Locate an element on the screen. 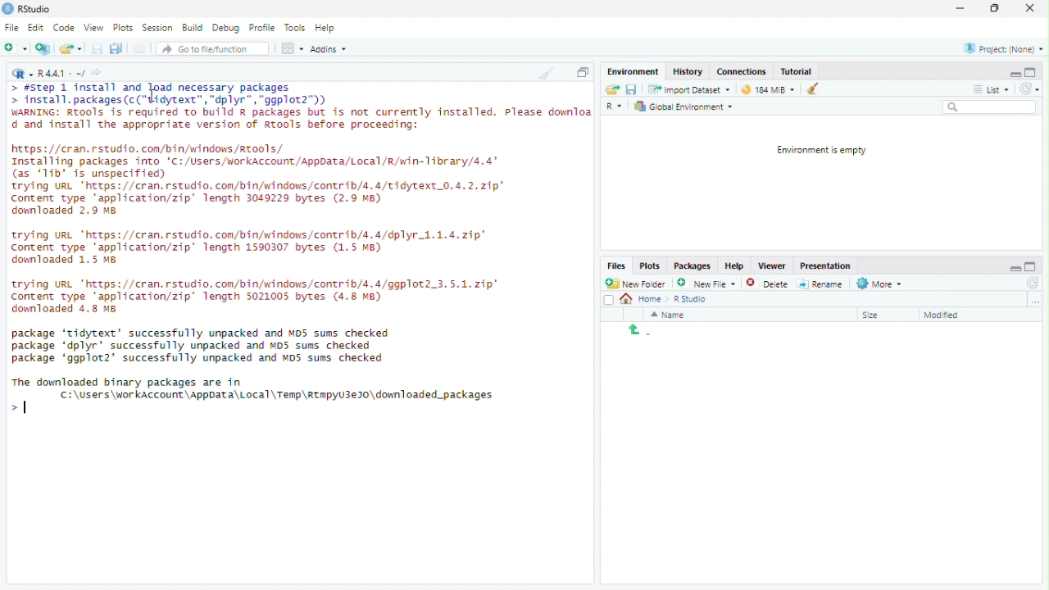 This screenshot has width=1049, height=590. Refresh  is located at coordinates (1029, 88).